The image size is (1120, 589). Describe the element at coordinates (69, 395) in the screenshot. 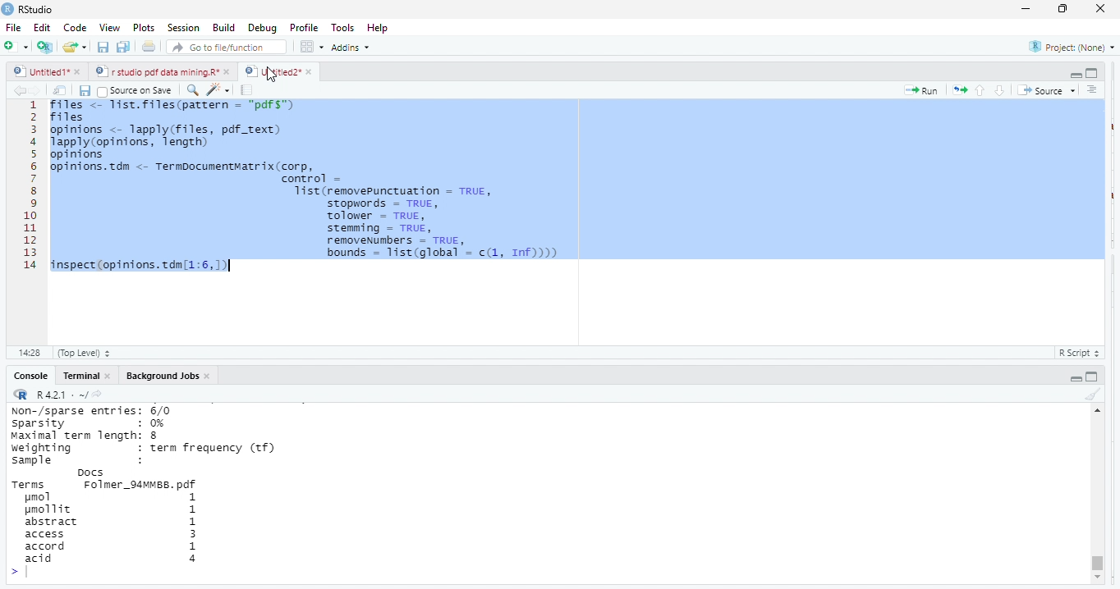

I see `R421: ~/` at that location.